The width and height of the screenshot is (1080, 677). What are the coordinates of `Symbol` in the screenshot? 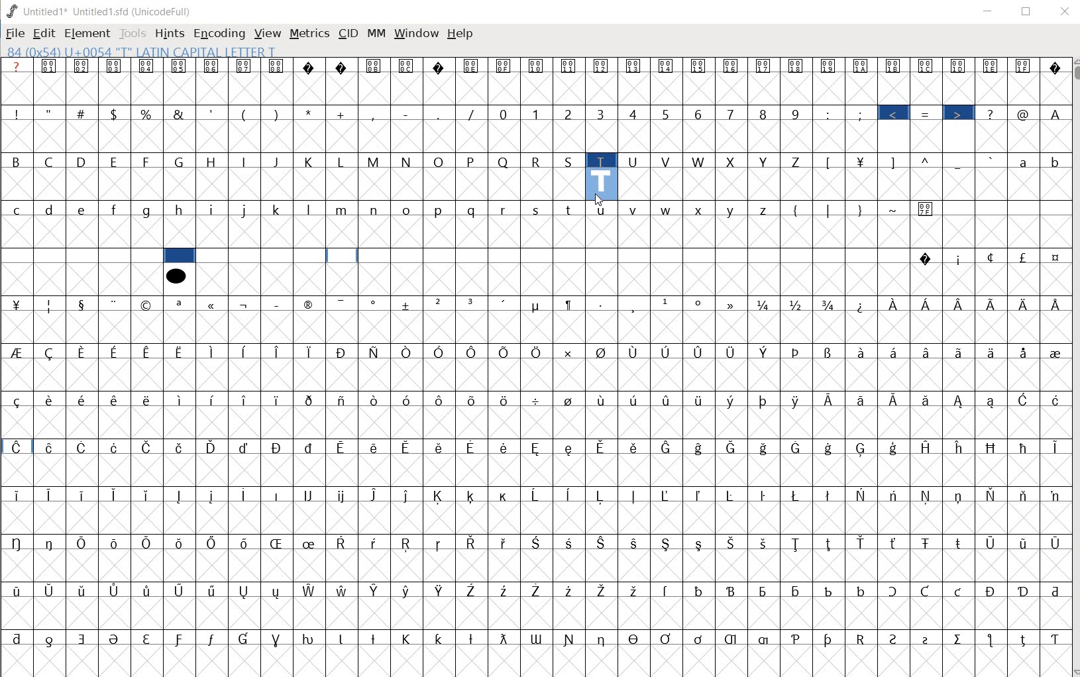 It's located at (17, 352).